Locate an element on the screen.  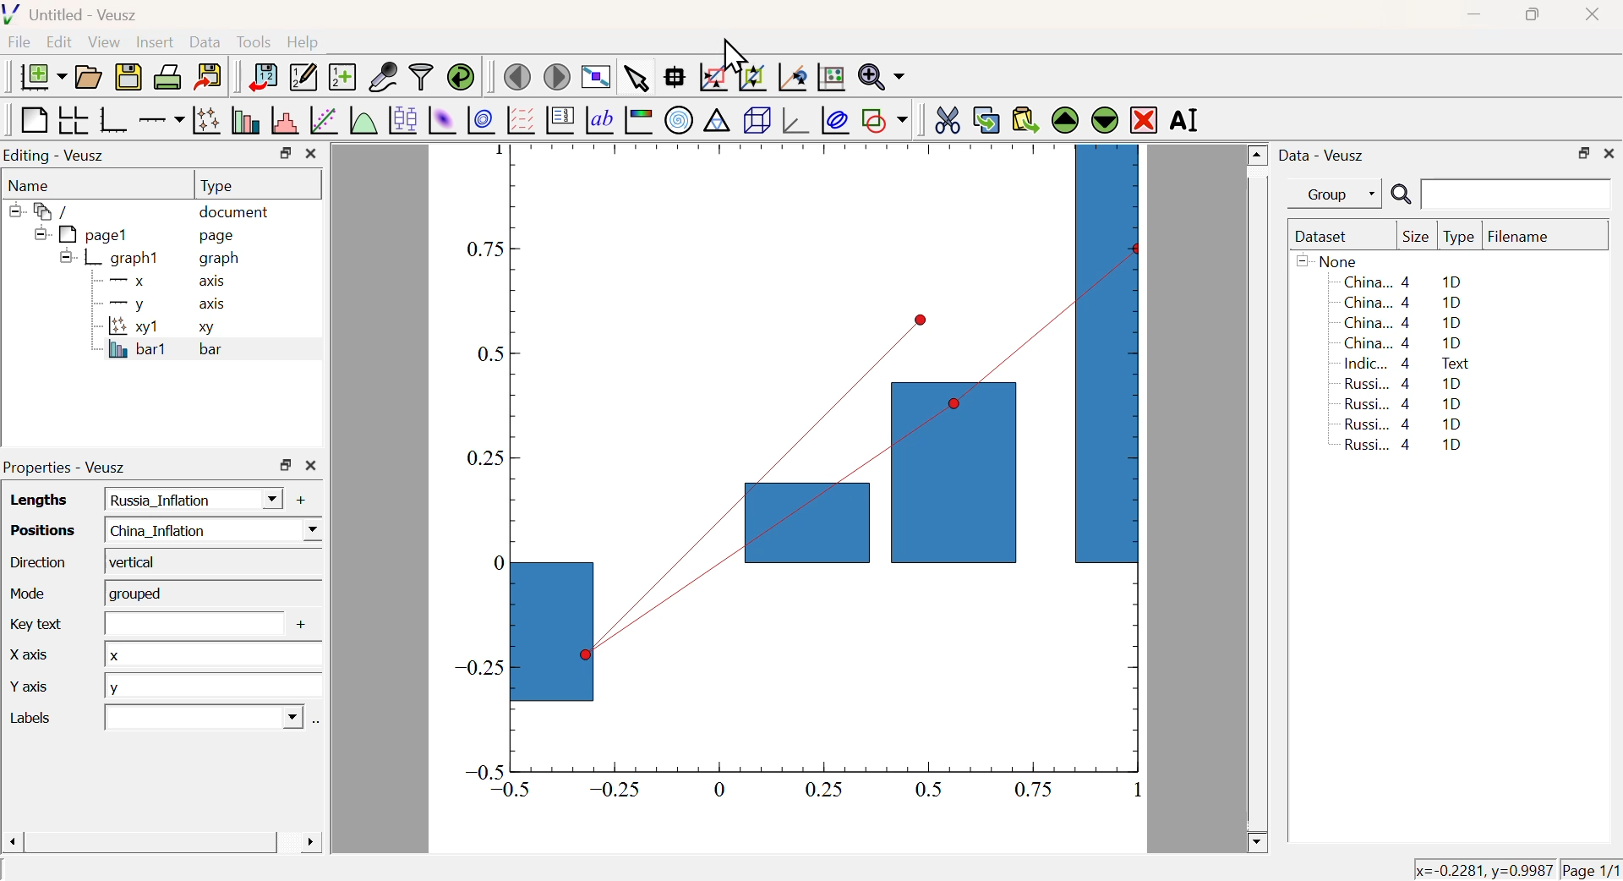
Y axis is located at coordinates (37, 688).